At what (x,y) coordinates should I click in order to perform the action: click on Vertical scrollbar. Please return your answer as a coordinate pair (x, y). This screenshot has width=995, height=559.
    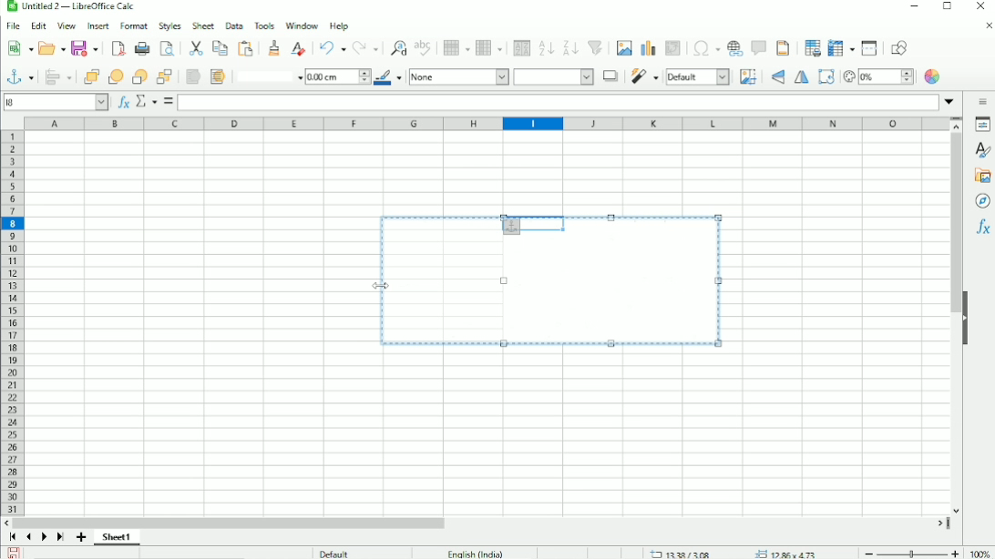
    Looking at the image, I should click on (955, 224).